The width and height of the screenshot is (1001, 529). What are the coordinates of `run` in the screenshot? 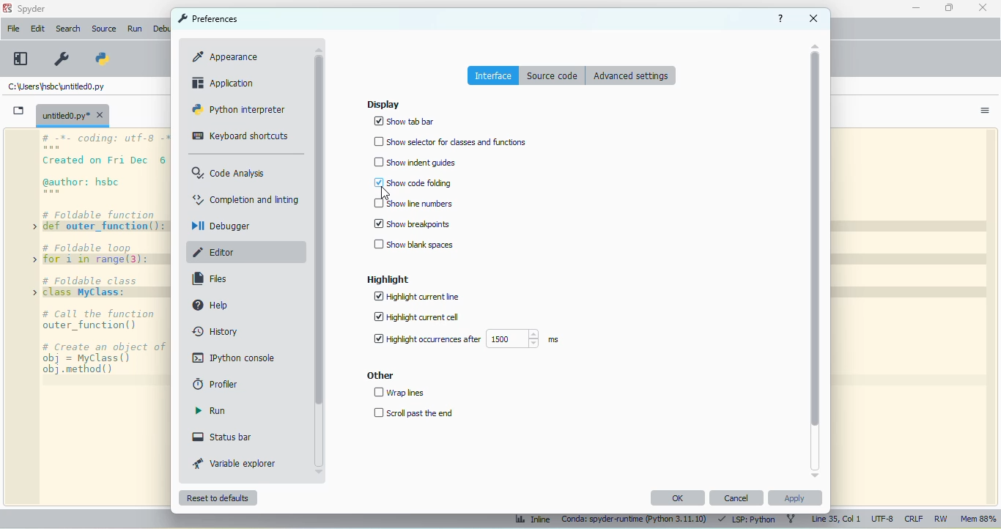 It's located at (135, 29).